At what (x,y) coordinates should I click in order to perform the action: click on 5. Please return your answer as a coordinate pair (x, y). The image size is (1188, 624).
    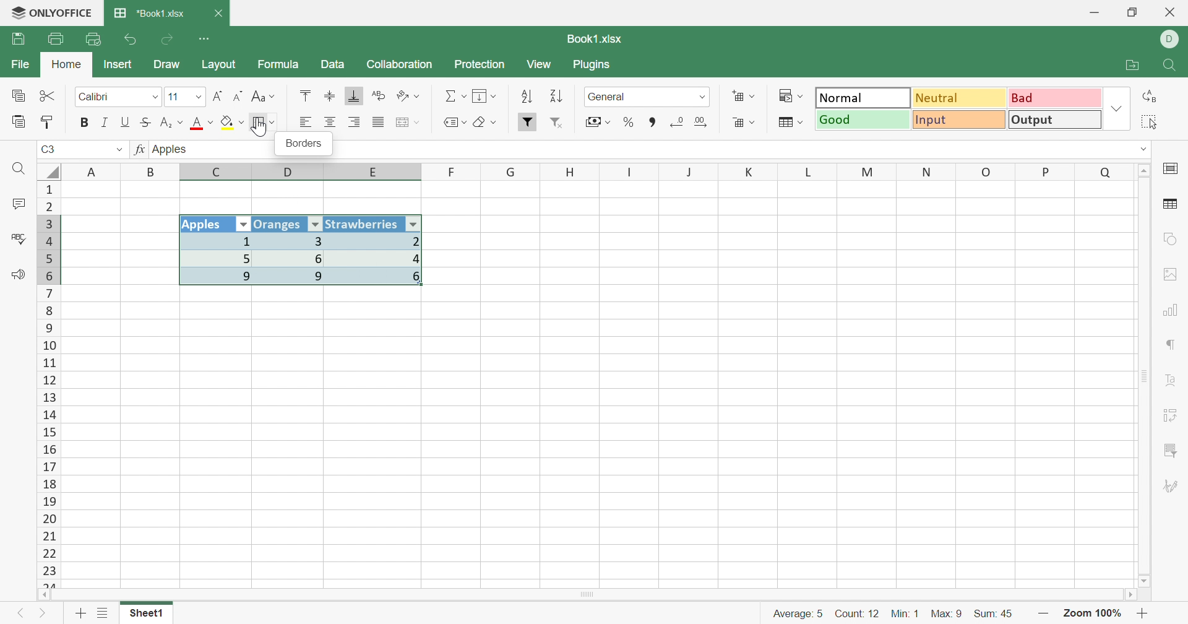
    Looking at the image, I should click on (218, 258).